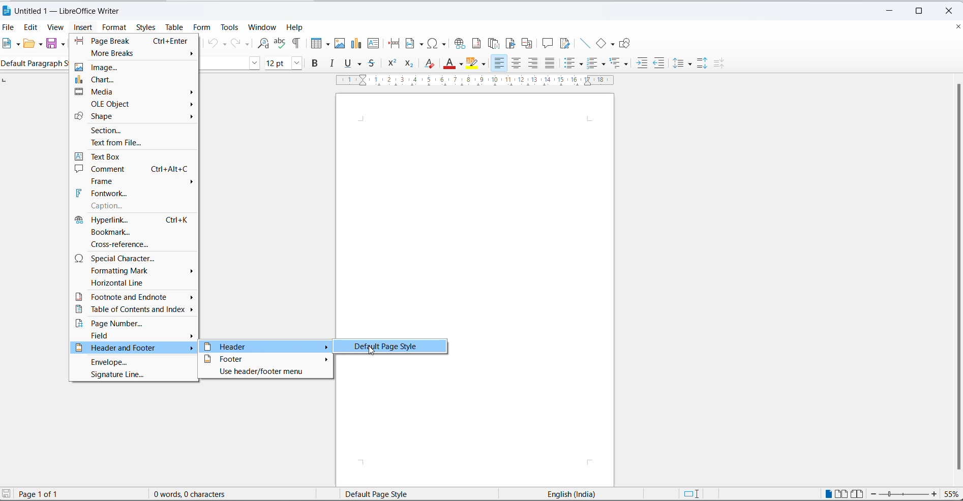 This screenshot has width=963, height=501. Describe the element at coordinates (858, 494) in the screenshot. I see `book view` at that location.